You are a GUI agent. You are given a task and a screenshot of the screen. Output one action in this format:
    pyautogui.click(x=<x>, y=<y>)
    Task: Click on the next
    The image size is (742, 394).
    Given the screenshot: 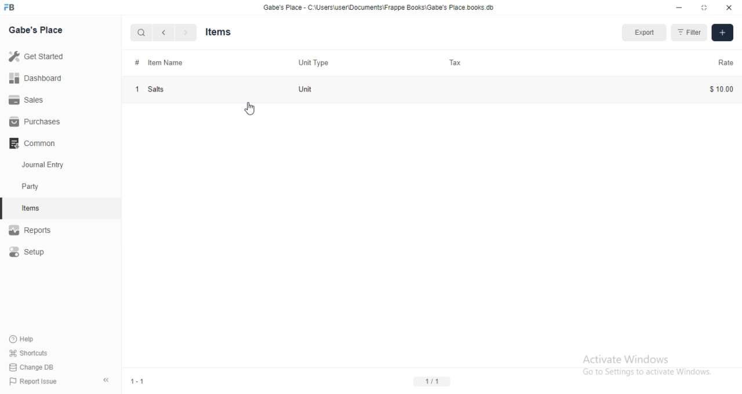 What is the action you would take?
    pyautogui.click(x=184, y=33)
    